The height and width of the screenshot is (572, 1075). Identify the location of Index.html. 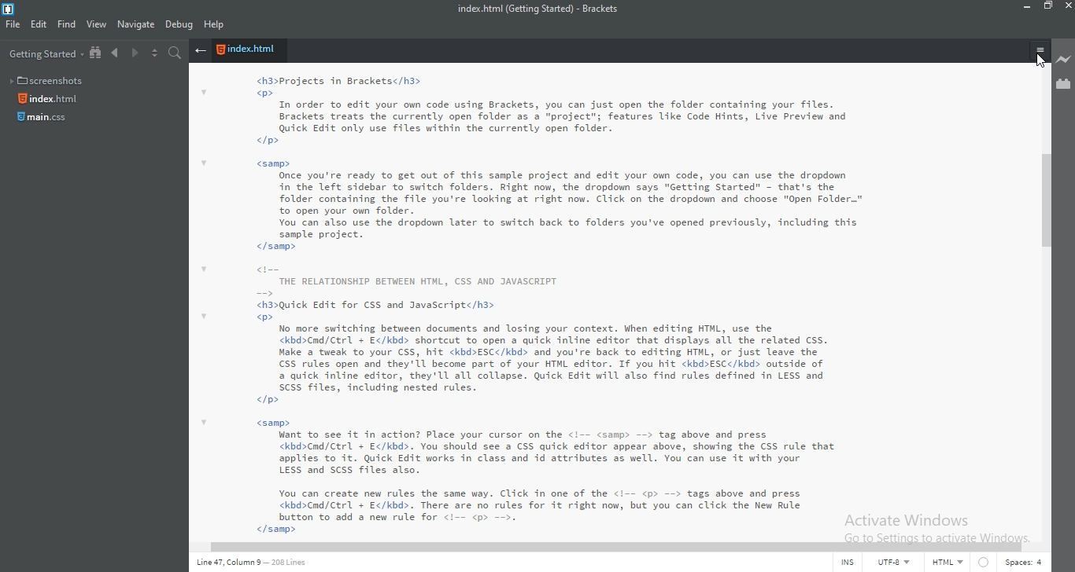
(50, 99).